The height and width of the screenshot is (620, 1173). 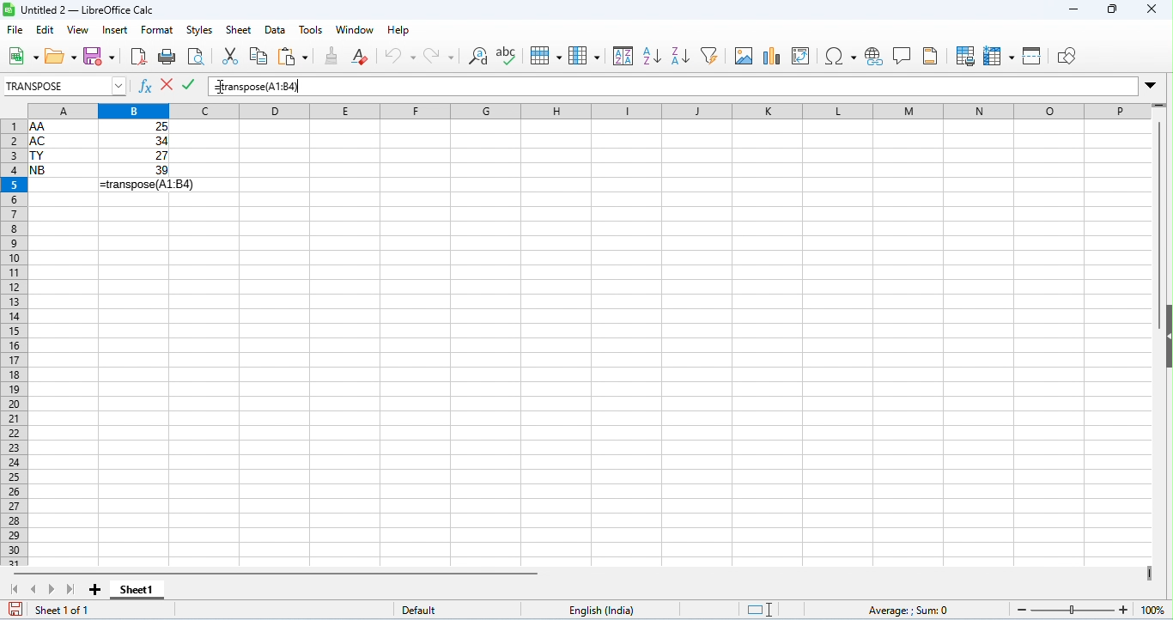 I want to click on paste, so click(x=294, y=56).